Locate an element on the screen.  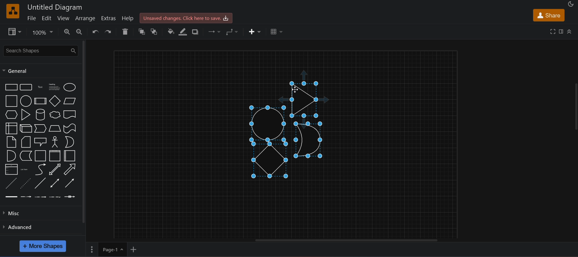
dashed line is located at coordinates (11, 183).